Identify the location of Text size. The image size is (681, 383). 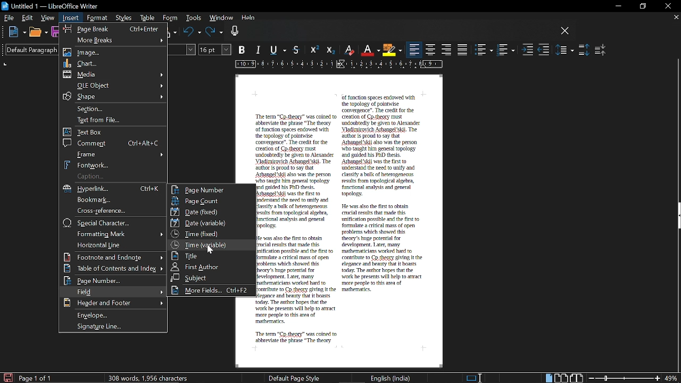
(215, 49).